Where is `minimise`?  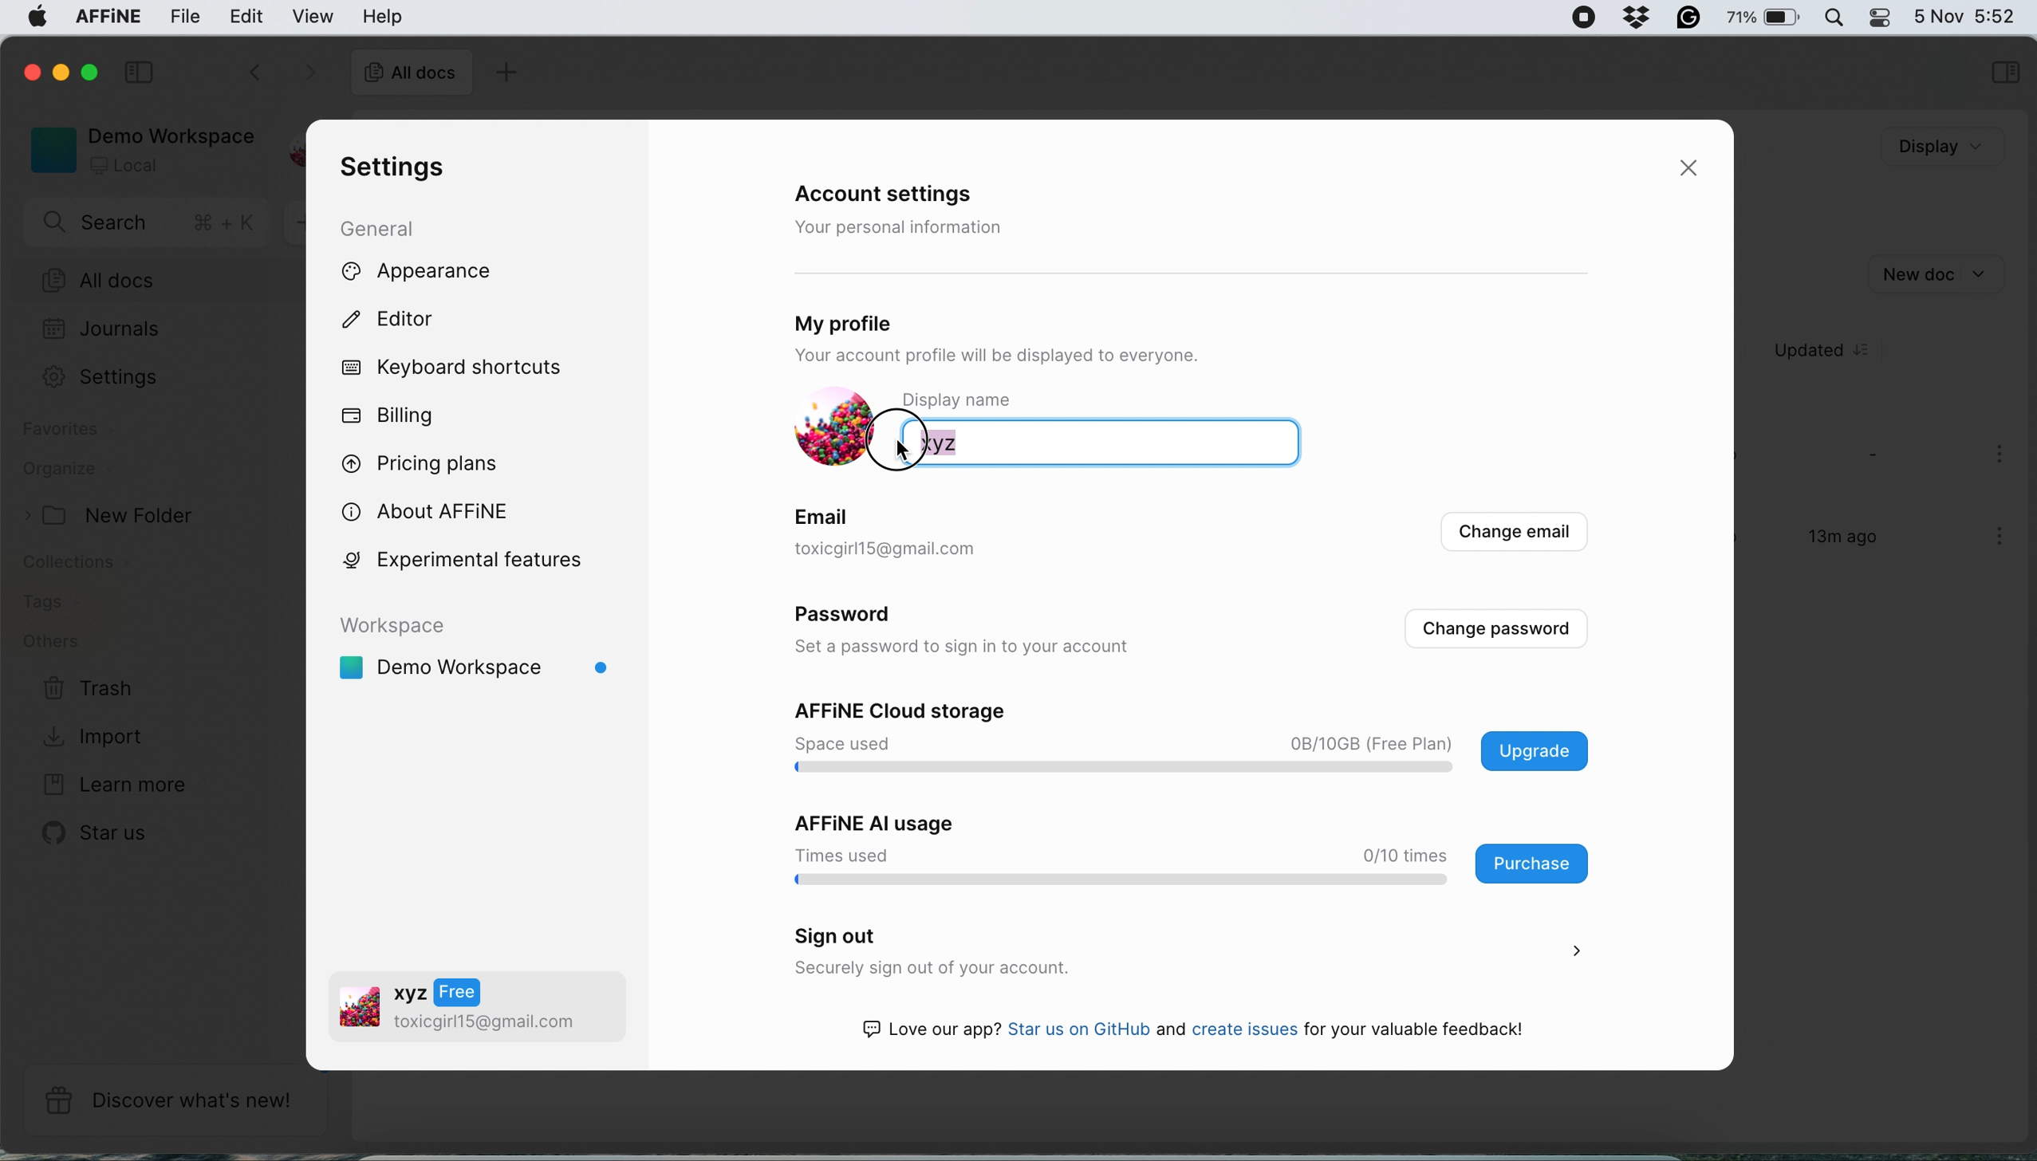
minimise is located at coordinates (64, 75).